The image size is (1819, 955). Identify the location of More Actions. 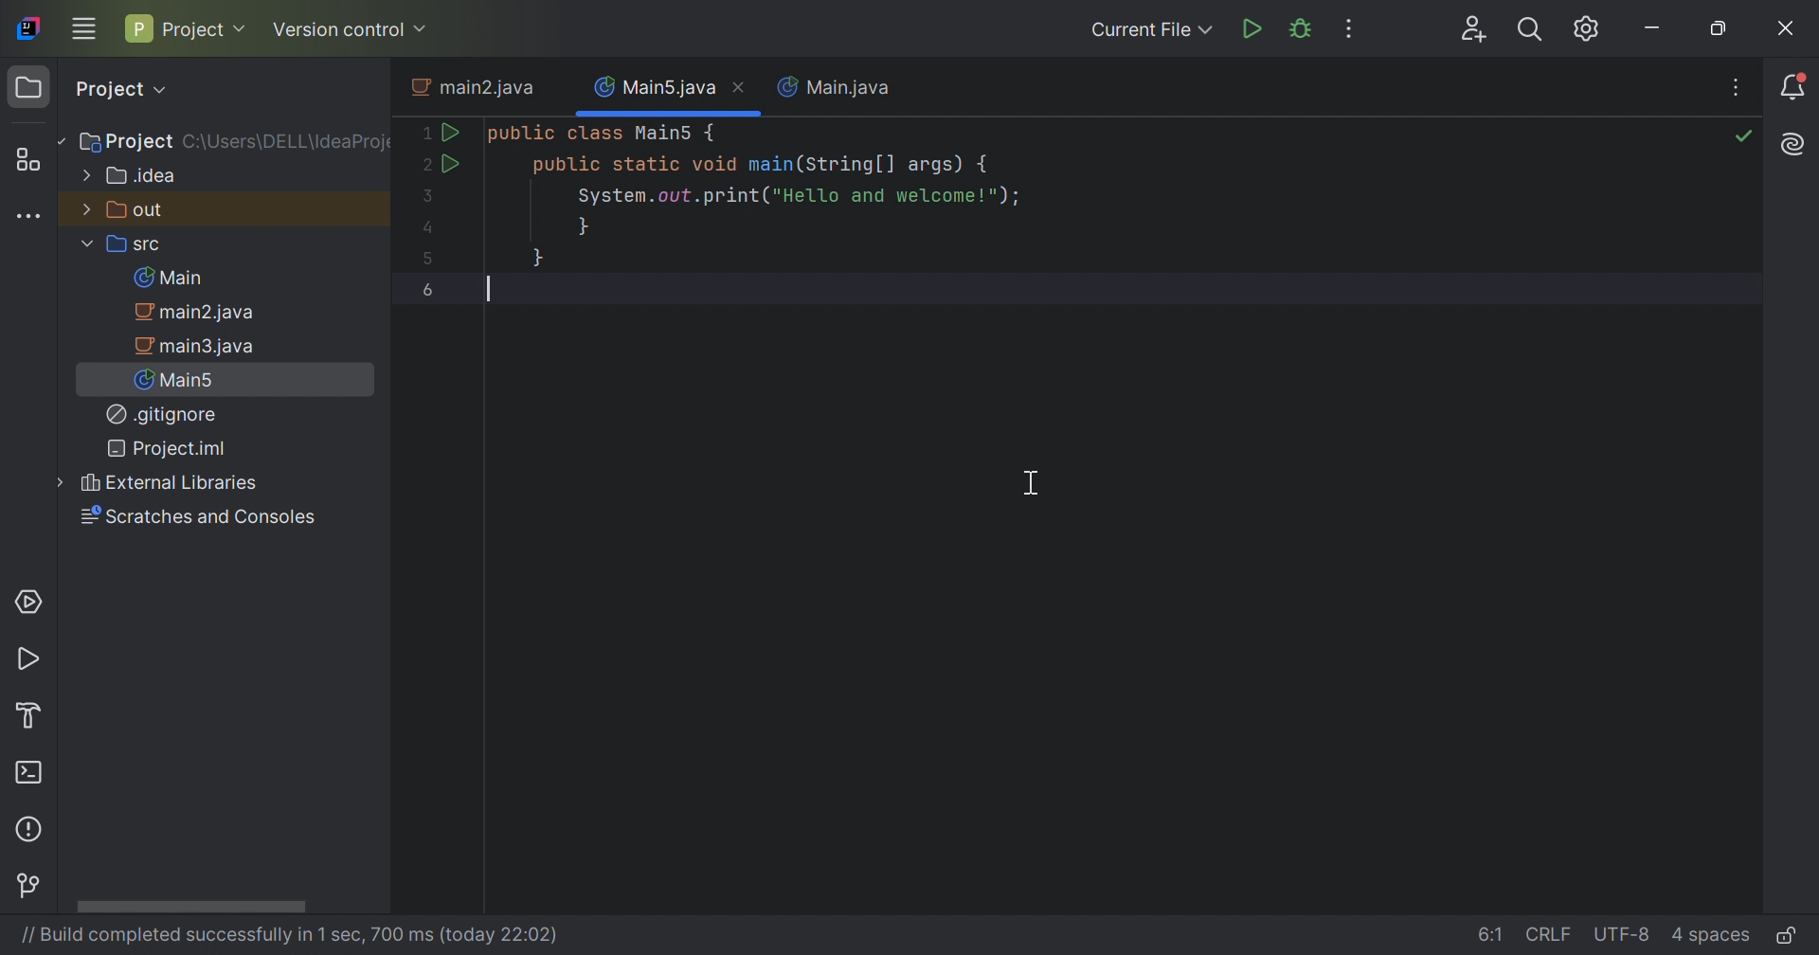
(1345, 28).